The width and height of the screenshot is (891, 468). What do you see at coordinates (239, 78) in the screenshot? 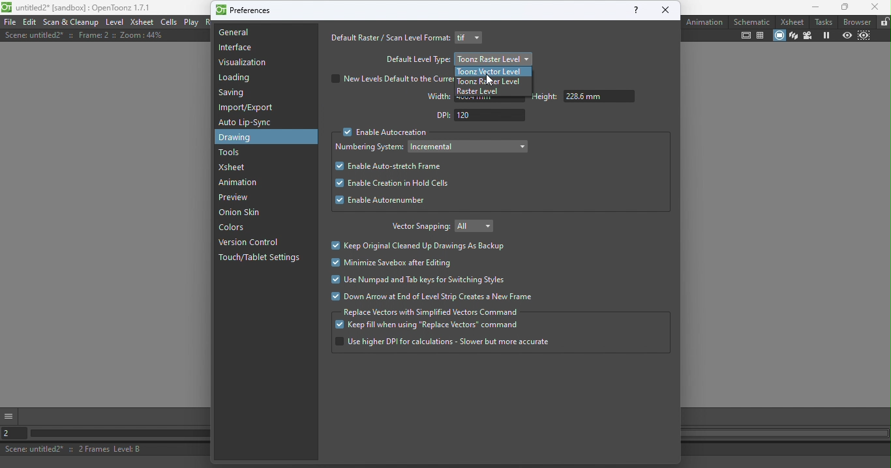
I see `Loading` at bounding box center [239, 78].